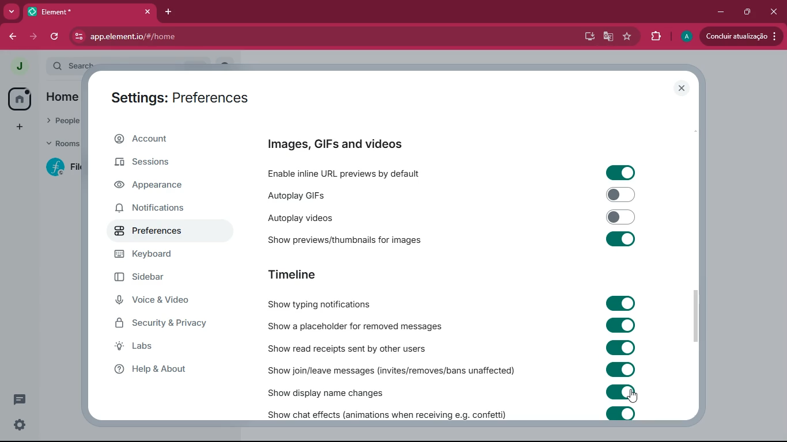 Image resolution: width=787 pixels, height=442 pixels. What do you see at coordinates (21, 126) in the screenshot?
I see `more` at bounding box center [21, 126].